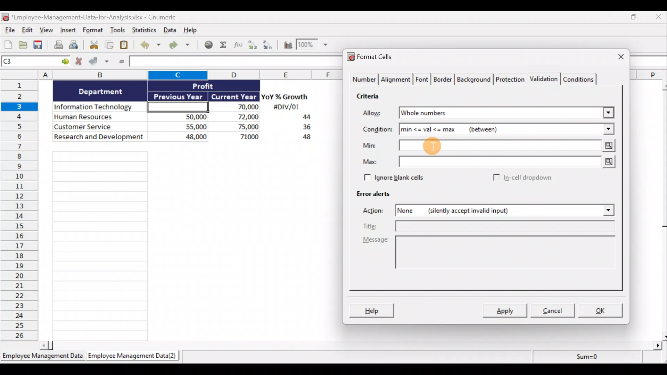 The width and height of the screenshot is (667, 375). I want to click on Scroll bar, so click(661, 209).